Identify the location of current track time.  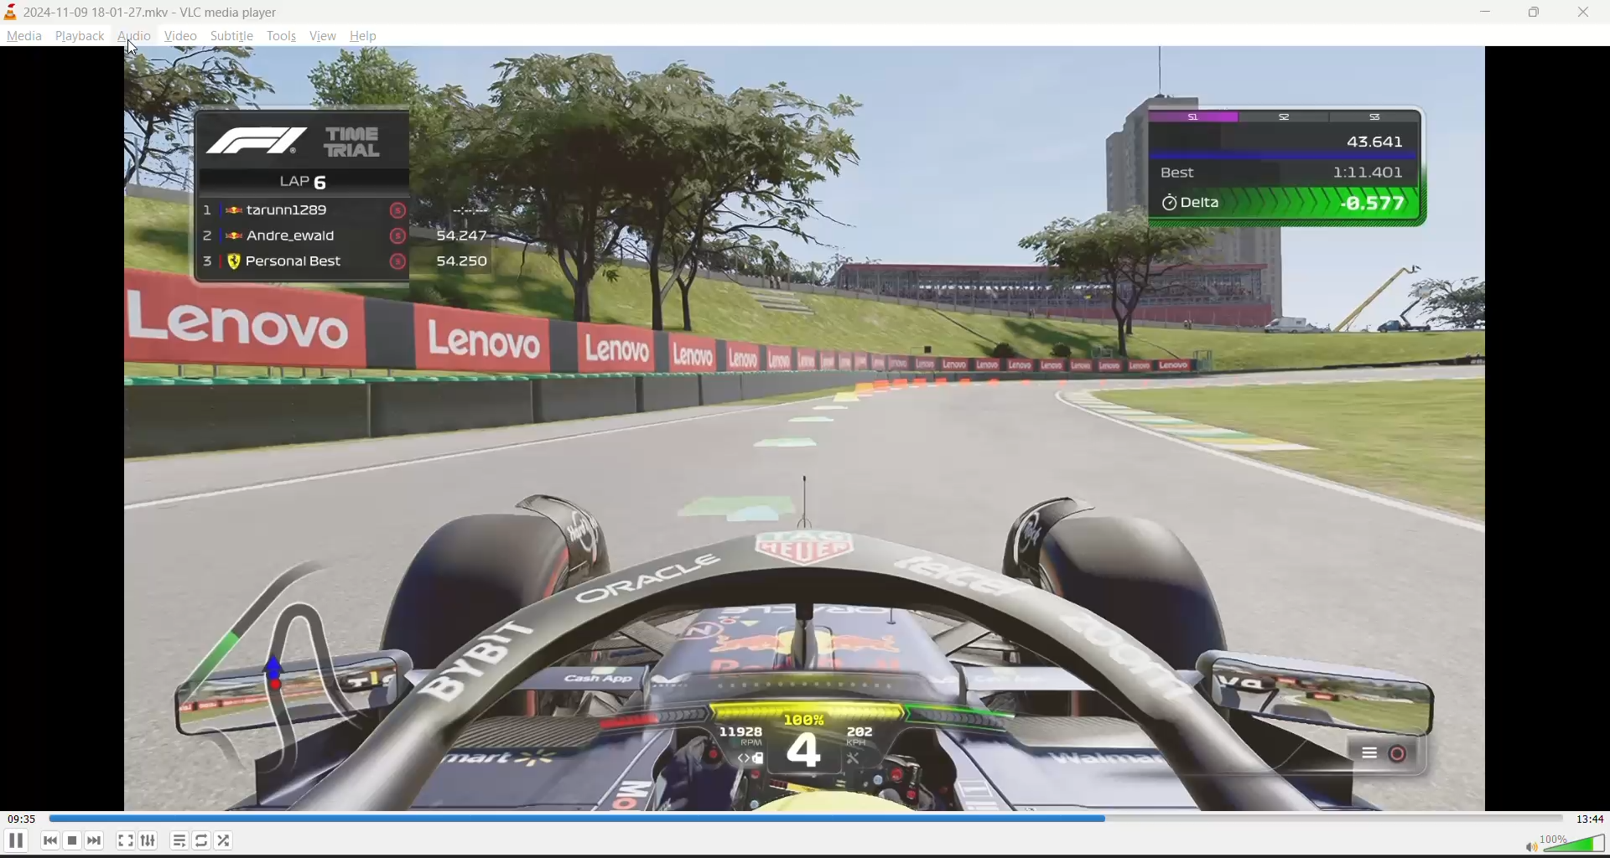
(22, 817).